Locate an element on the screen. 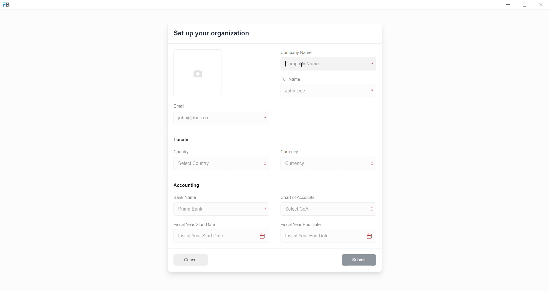 The height and width of the screenshot is (291, 549). select currency is located at coordinates (323, 163).